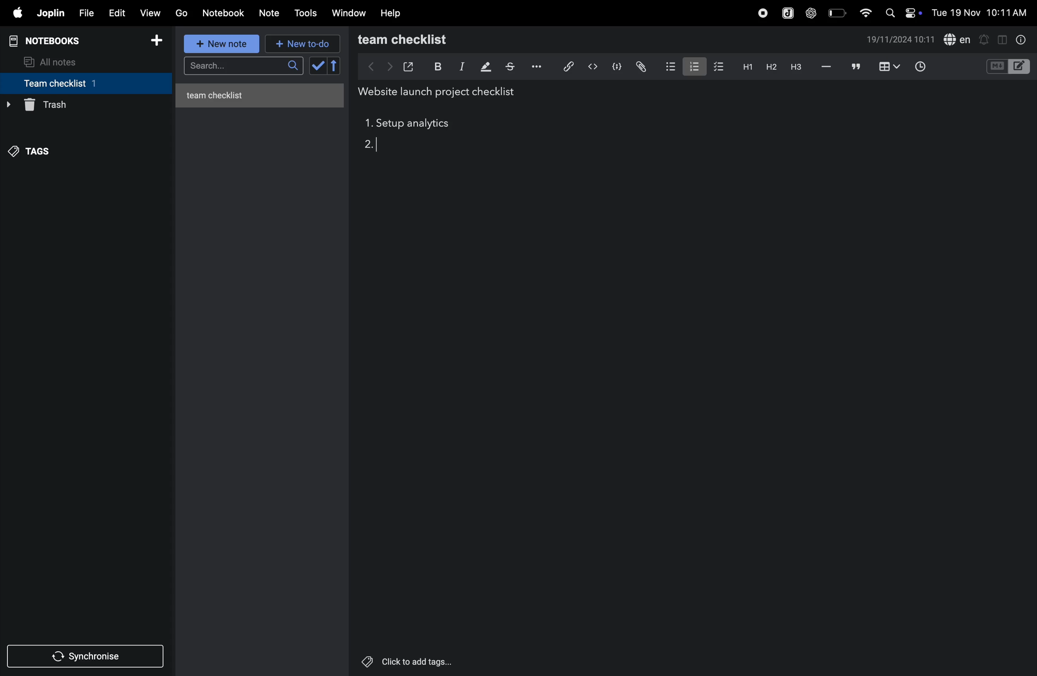  I want to click on on/off, so click(915, 13).